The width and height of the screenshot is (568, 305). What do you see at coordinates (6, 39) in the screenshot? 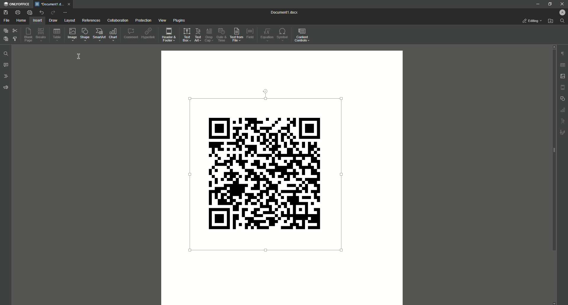
I see `Paste` at bounding box center [6, 39].